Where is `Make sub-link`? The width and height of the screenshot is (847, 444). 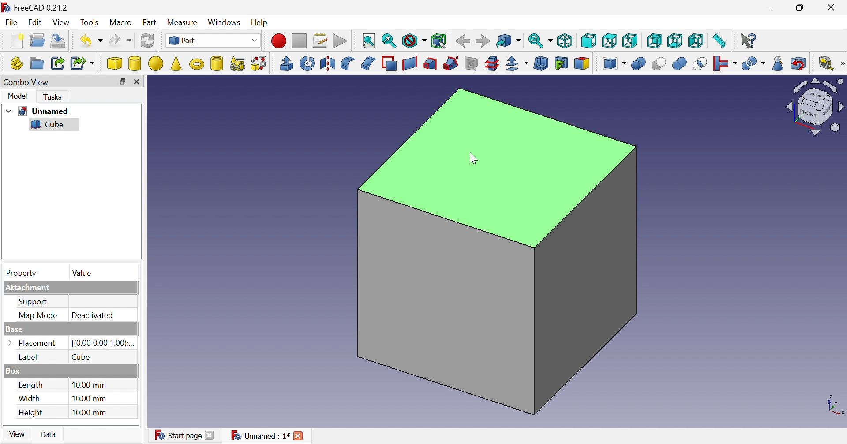 Make sub-link is located at coordinates (84, 63).